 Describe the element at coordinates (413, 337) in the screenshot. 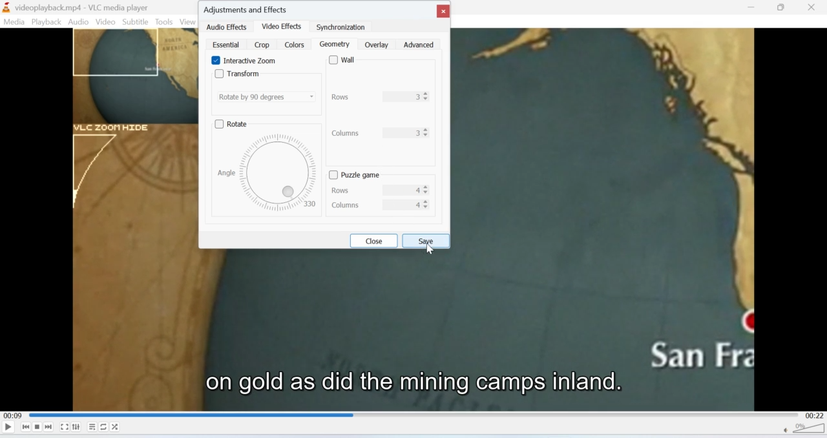

I see `Video playback` at that location.